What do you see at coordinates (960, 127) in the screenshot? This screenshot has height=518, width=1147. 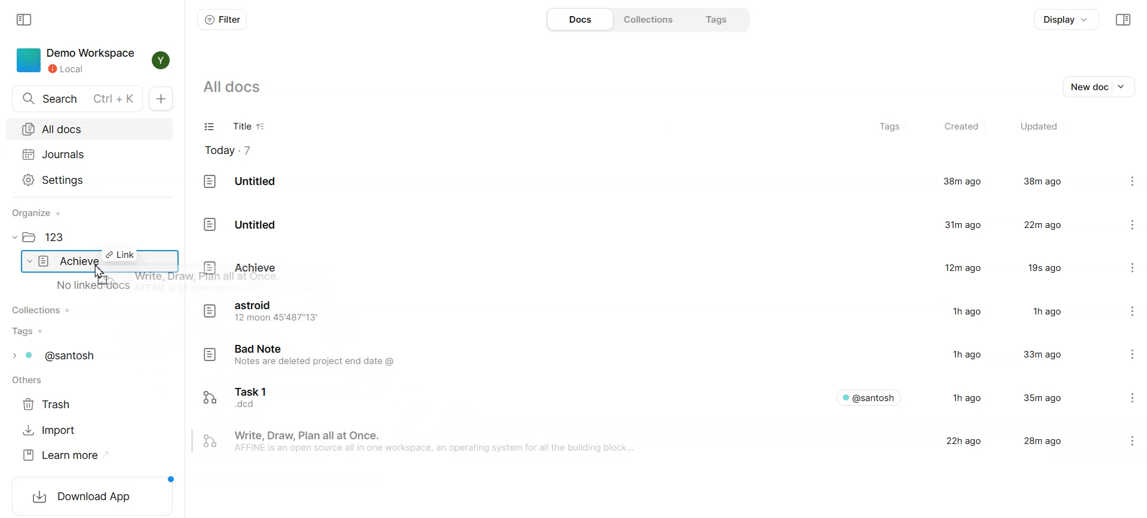 I see `Created` at bounding box center [960, 127].